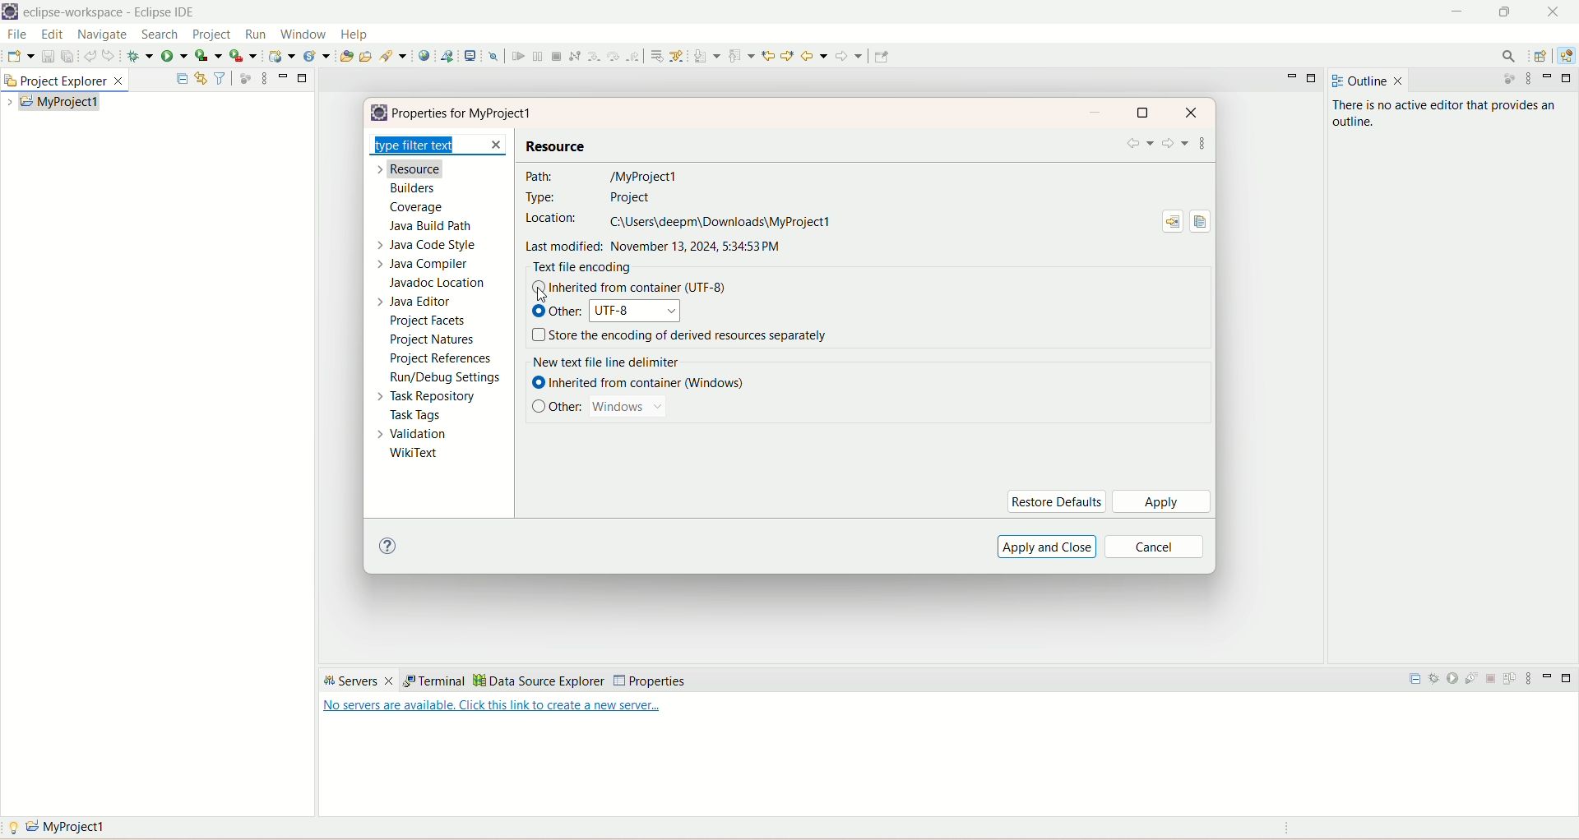 This screenshot has height=840, width=1579. Describe the element at coordinates (109, 55) in the screenshot. I see `redo` at that location.